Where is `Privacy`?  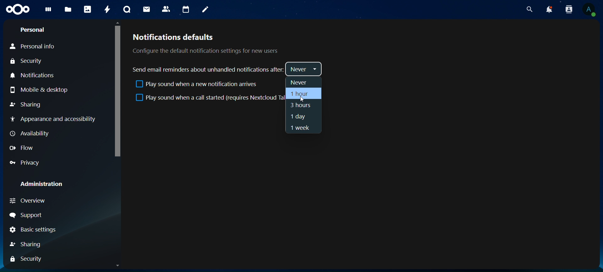 Privacy is located at coordinates (24, 163).